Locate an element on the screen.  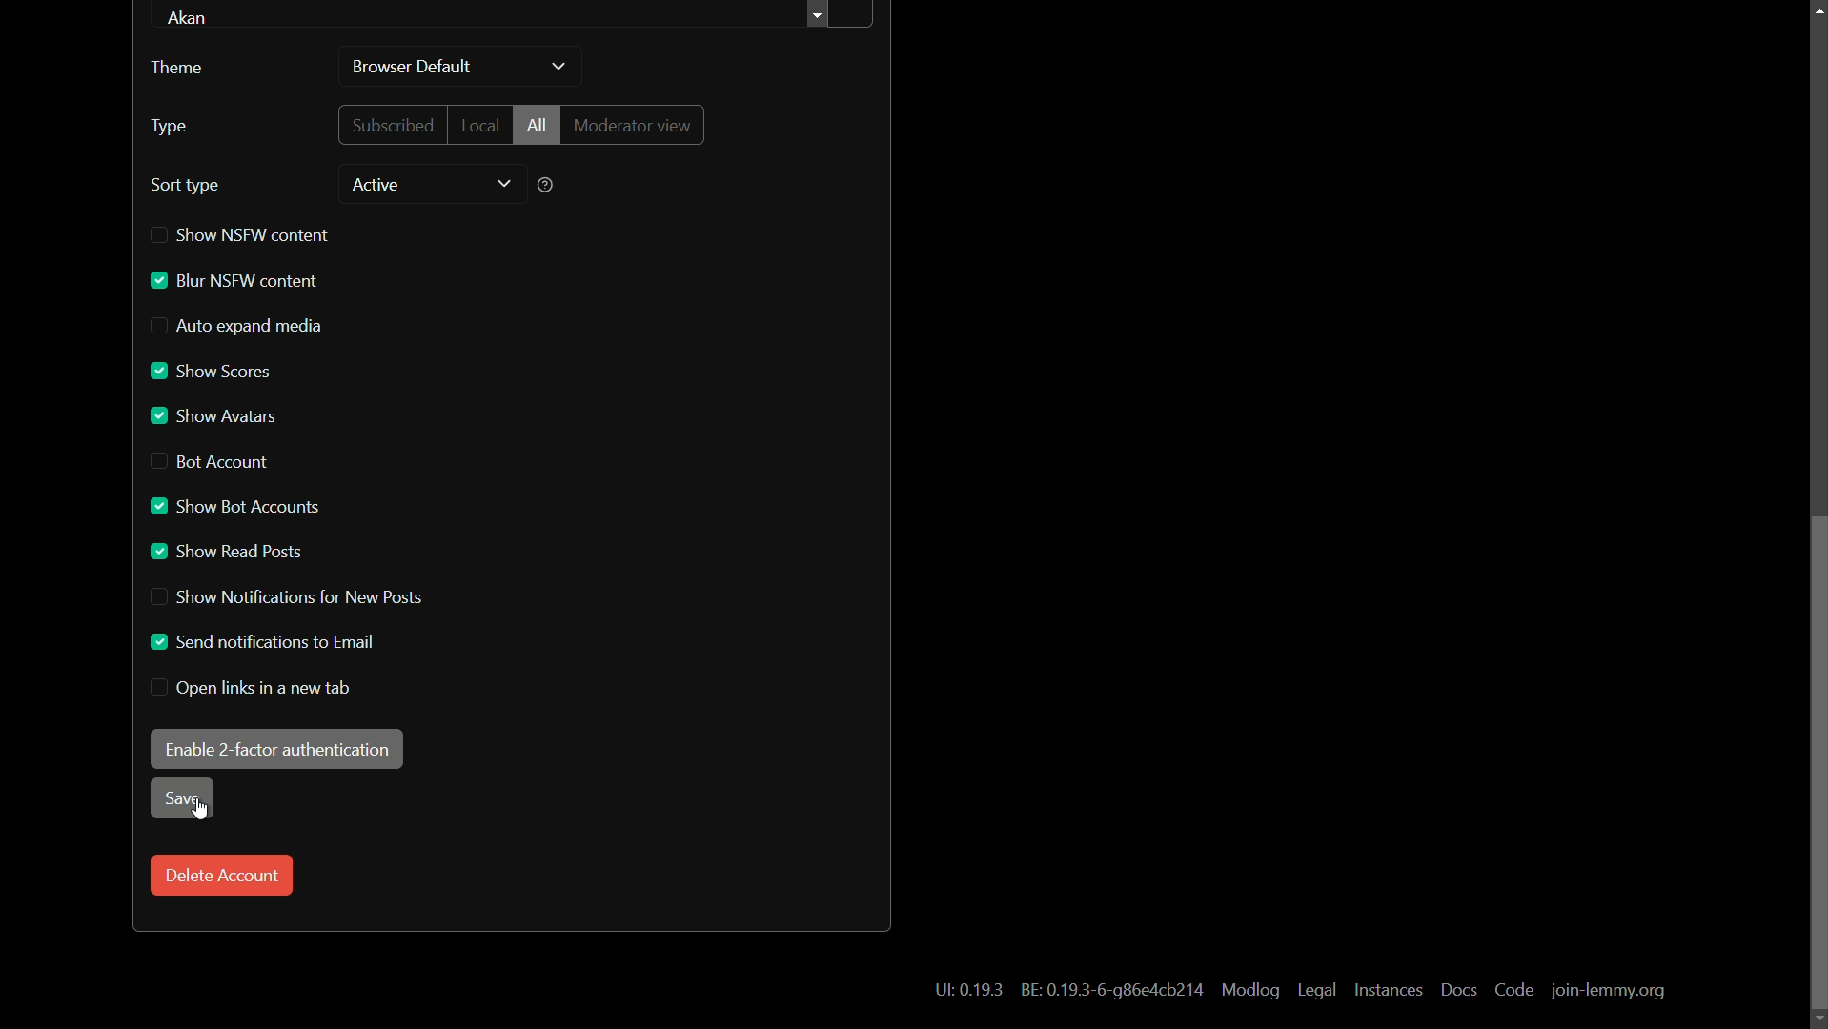
auto expand media is located at coordinates (238, 327).